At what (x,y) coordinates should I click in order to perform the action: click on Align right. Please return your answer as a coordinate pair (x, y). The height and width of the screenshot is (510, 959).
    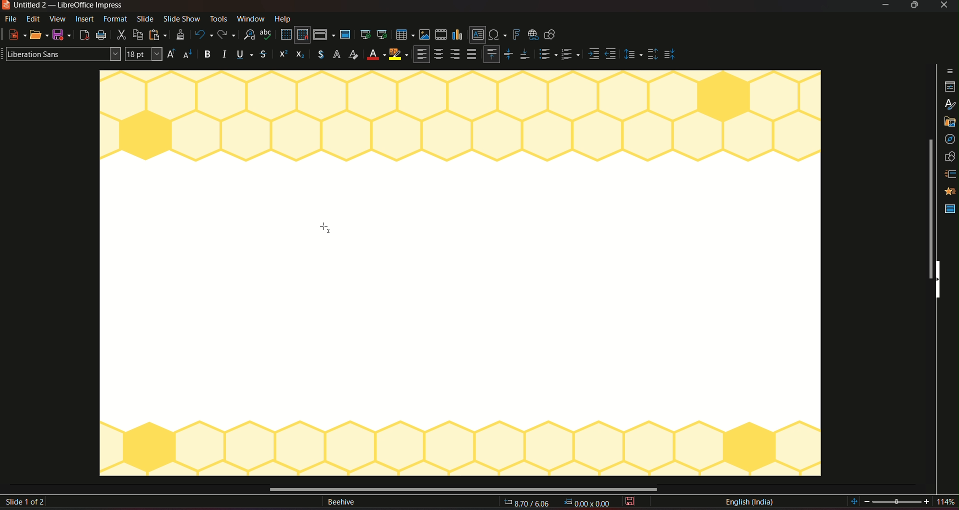
    Looking at the image, I should click on (457, 54).